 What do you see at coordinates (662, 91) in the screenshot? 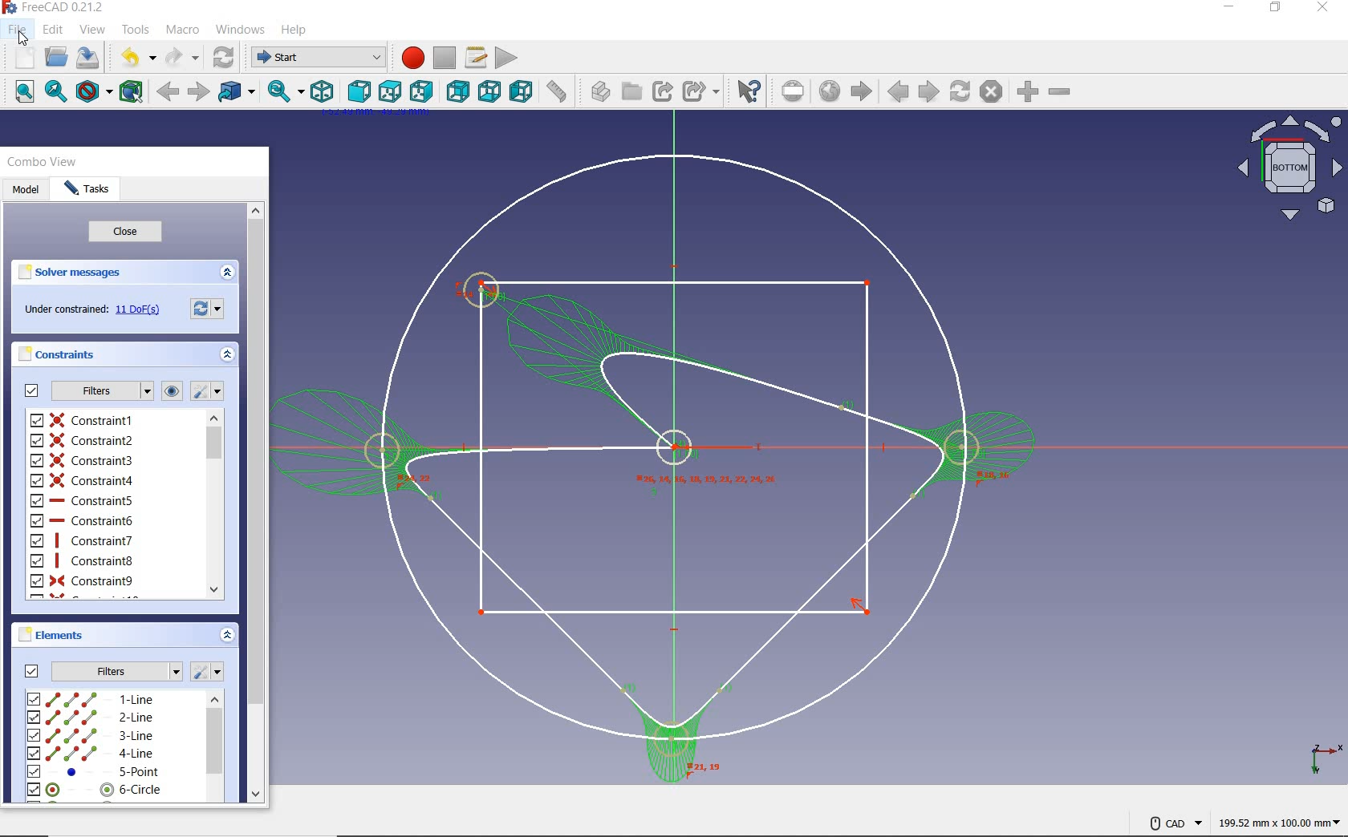
I see `make link` at bounding box center [662, 91].